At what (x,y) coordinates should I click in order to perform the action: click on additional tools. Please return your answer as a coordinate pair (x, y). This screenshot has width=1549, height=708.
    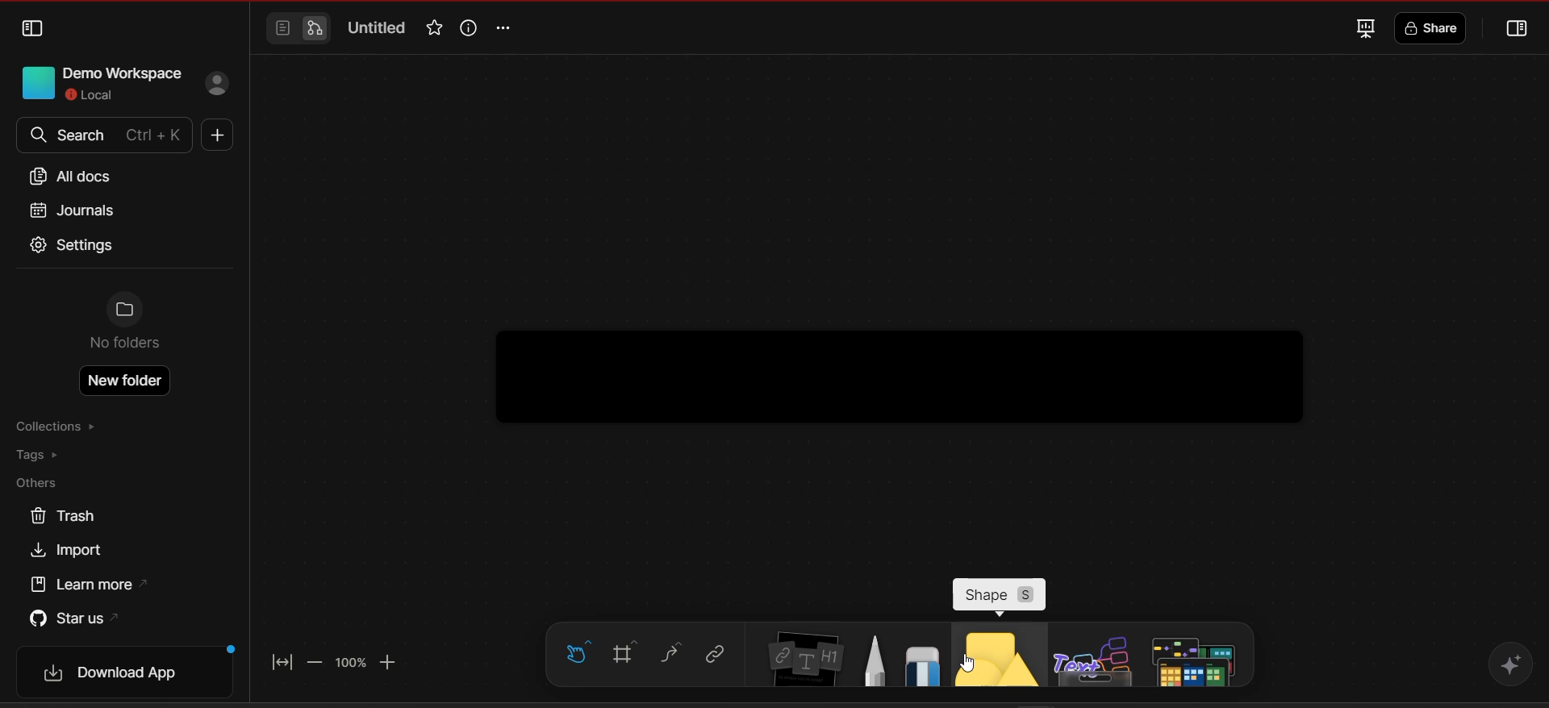
    Looking at the image, I should click on (1196, 660).